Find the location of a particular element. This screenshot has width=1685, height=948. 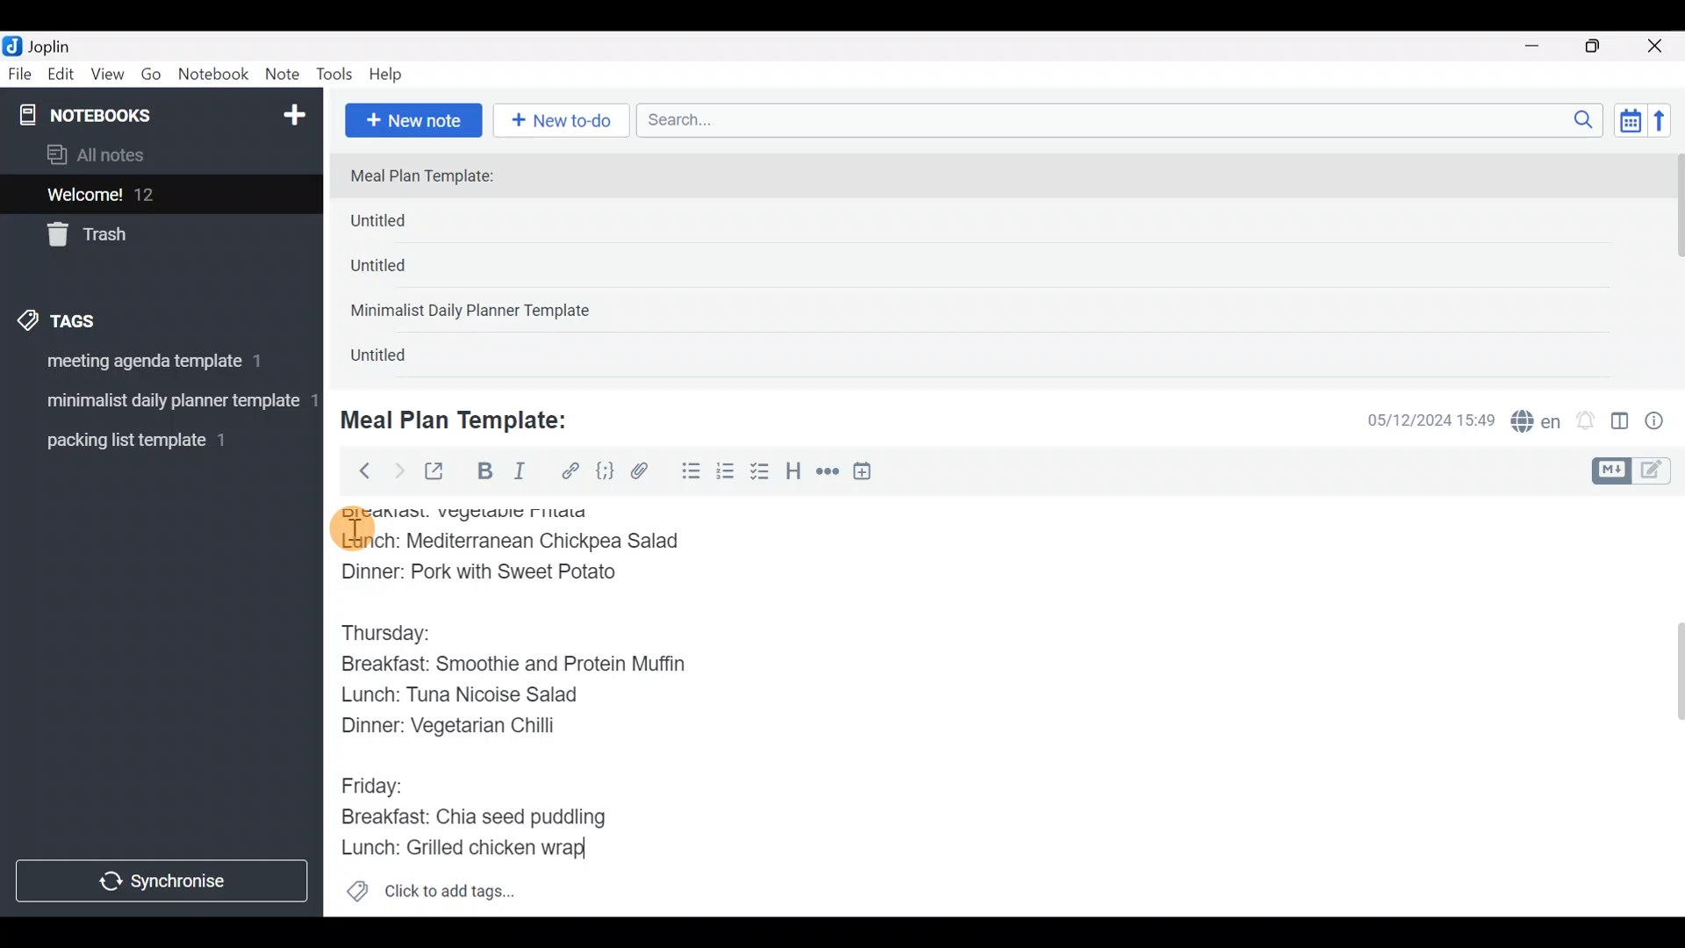

Scroll bar is located at coordinates (1667, 706).